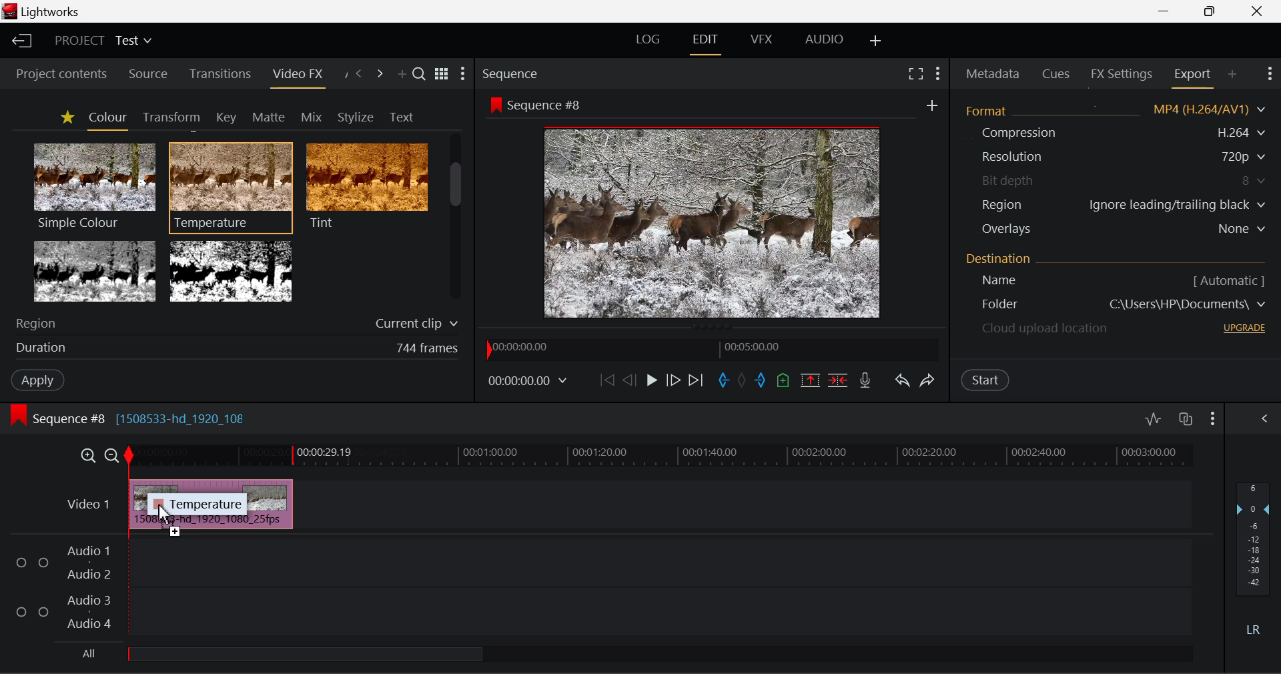 The width and height of the screenshot is (1281, 674). What do you see at coordinates (840, 380) in the screenshot?
I see `Delte/Cut` at bounding box center [840, 380].